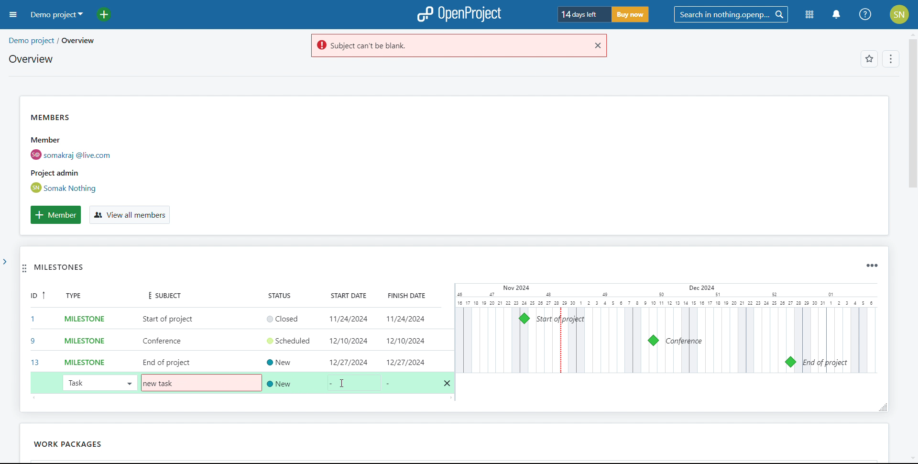  What do you see at coordinates (79, 297) in the screenshot?
I see `type` at bounding box center [79, 297].